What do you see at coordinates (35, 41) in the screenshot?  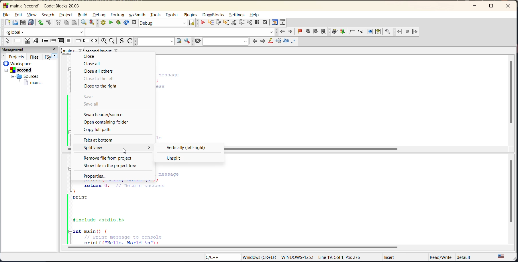 I see `selection` at bounding box center [35, 41].